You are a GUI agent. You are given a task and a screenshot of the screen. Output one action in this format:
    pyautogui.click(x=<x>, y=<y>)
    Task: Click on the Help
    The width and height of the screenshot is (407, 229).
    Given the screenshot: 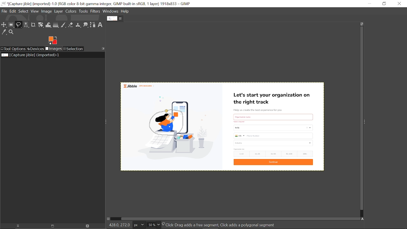 What is the action you would take?
    pyautogui.click(x=125, y=11)
    